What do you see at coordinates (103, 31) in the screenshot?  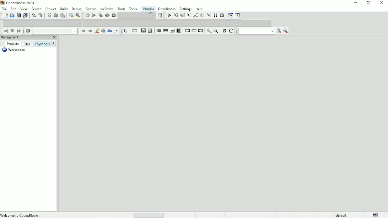 I see `Selected text` at bounding box center [103, 31].